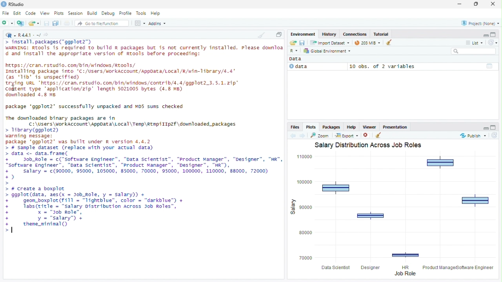 Image resolution: width=502 pixels, height=282 pixels. I want to click on 10 obs, of 2 variables, so click(422, 66).